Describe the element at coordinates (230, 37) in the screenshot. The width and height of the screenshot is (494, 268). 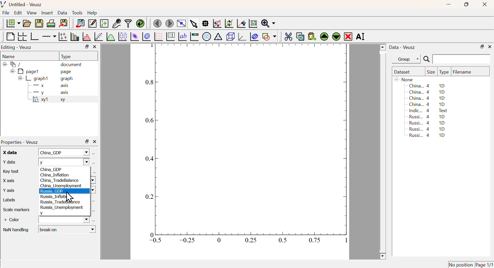
I see `3D Scene` at that location.